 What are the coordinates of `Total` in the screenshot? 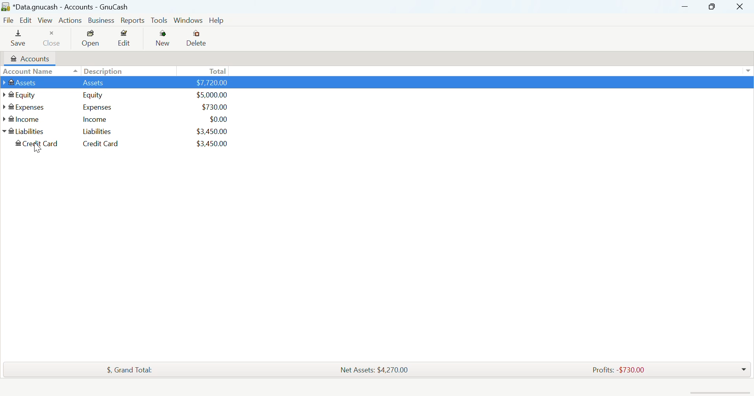 It's located at (216, 71).